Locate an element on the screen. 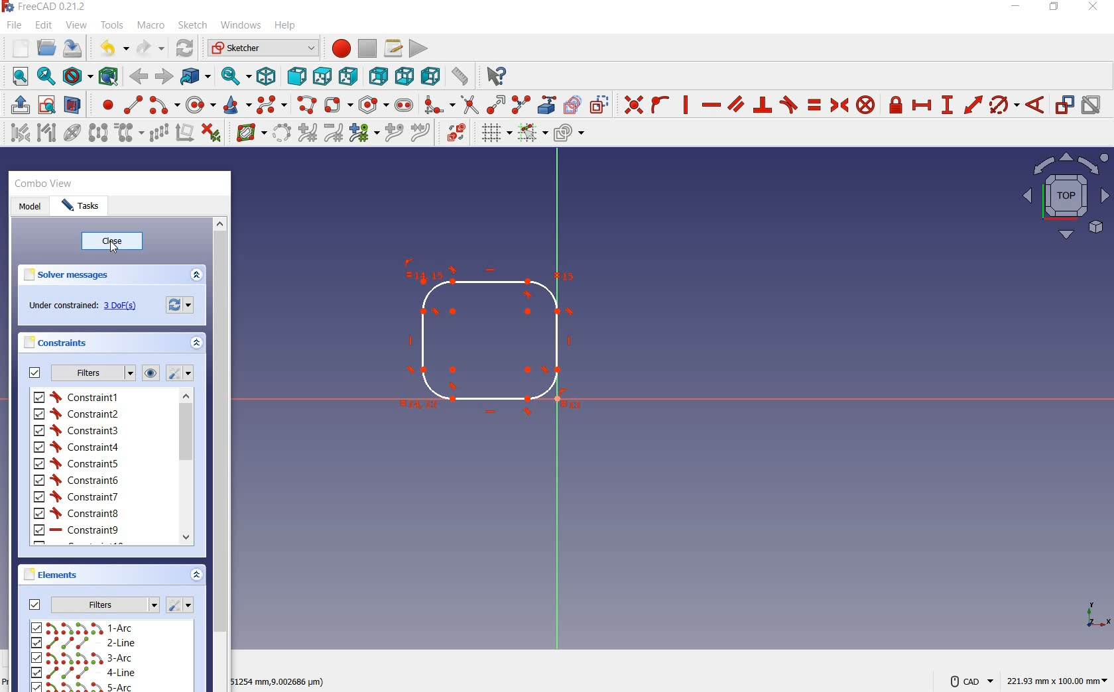  left is located at coordinates (432, 75).